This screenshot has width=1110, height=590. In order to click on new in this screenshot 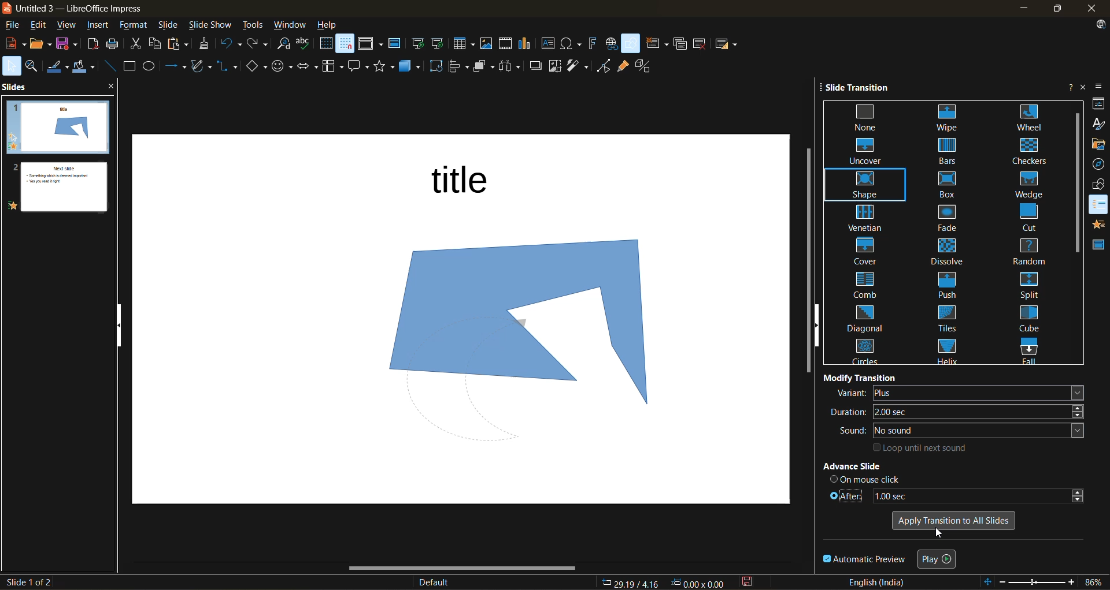, I will do `click(13, 45)`.